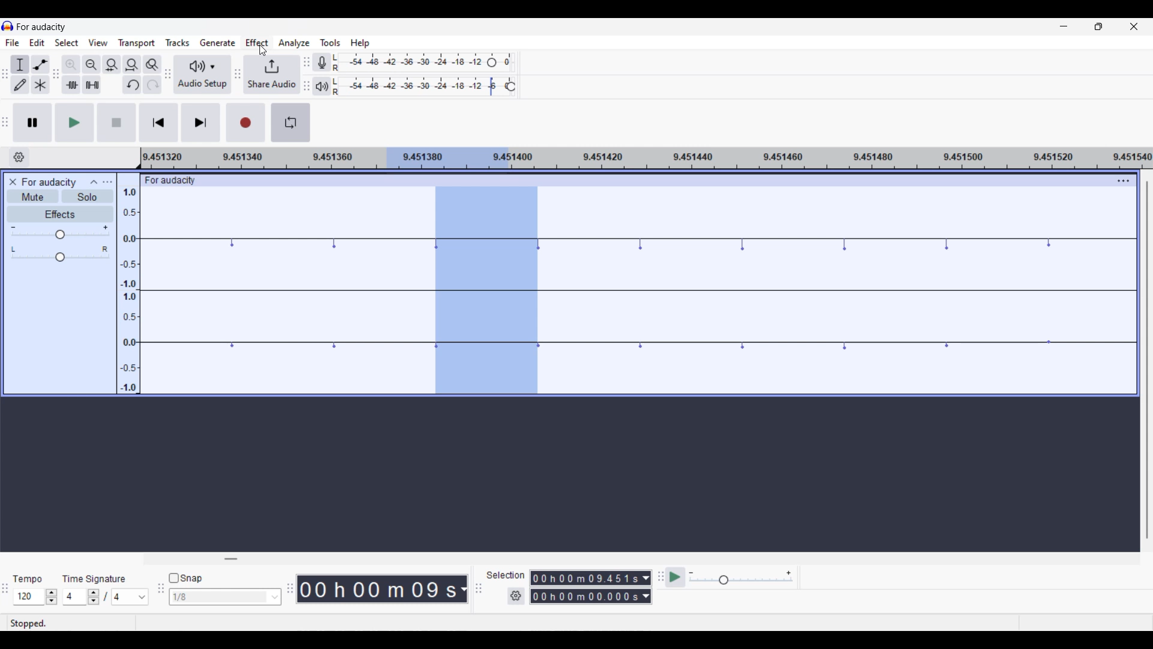 The width and height of the screenshot is (1153, 649). I want to click on Indicates current status of track, so click(31, 623).